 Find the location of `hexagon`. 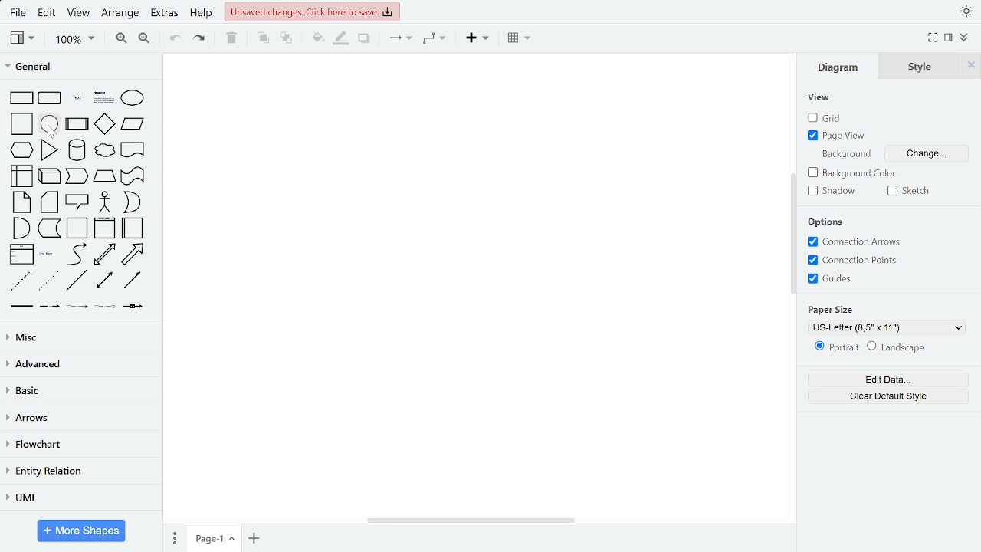

hexagon is located at coordinates (21, 150).